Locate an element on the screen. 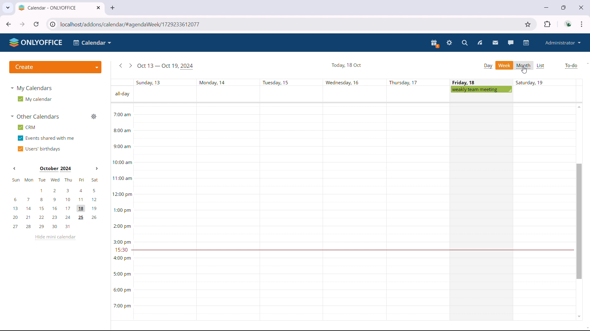  mail is located at coordinates (495, 43).